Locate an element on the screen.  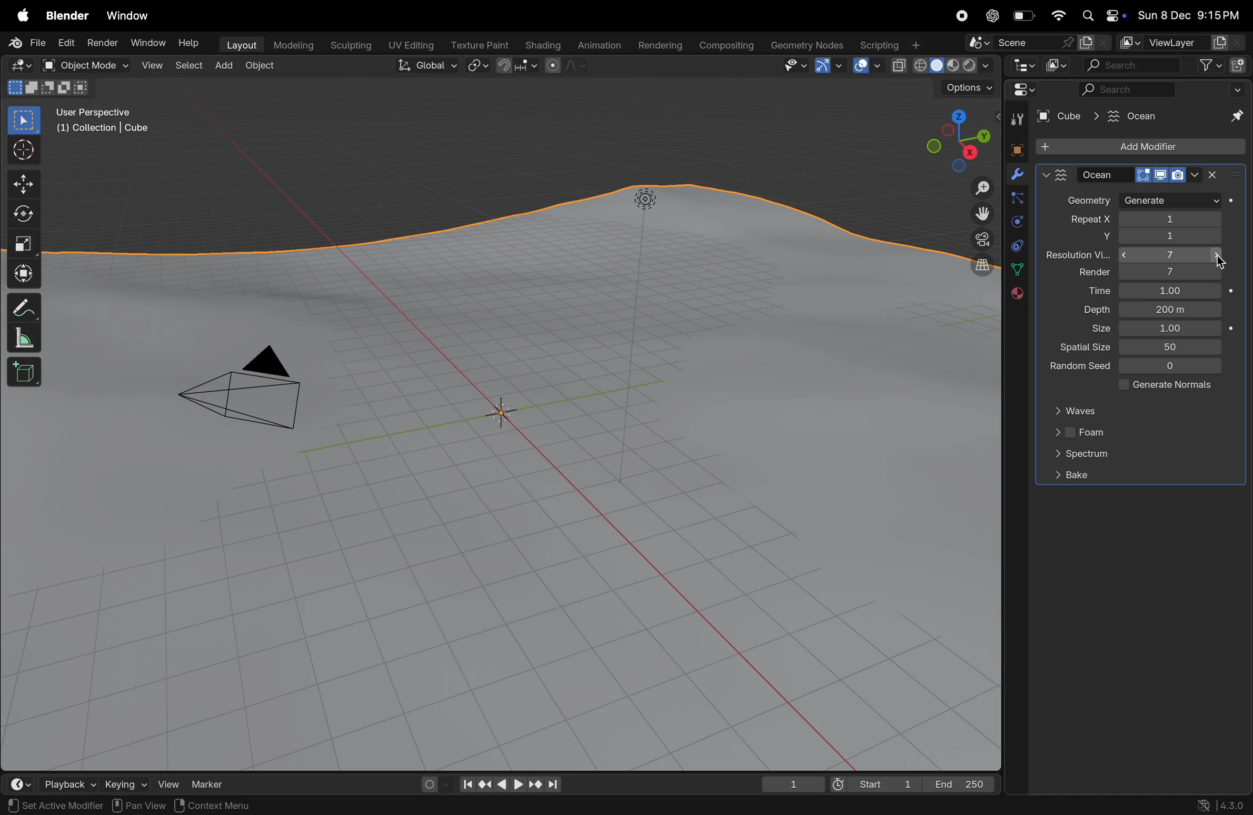
select cursor is located at coordinates (24, 152).